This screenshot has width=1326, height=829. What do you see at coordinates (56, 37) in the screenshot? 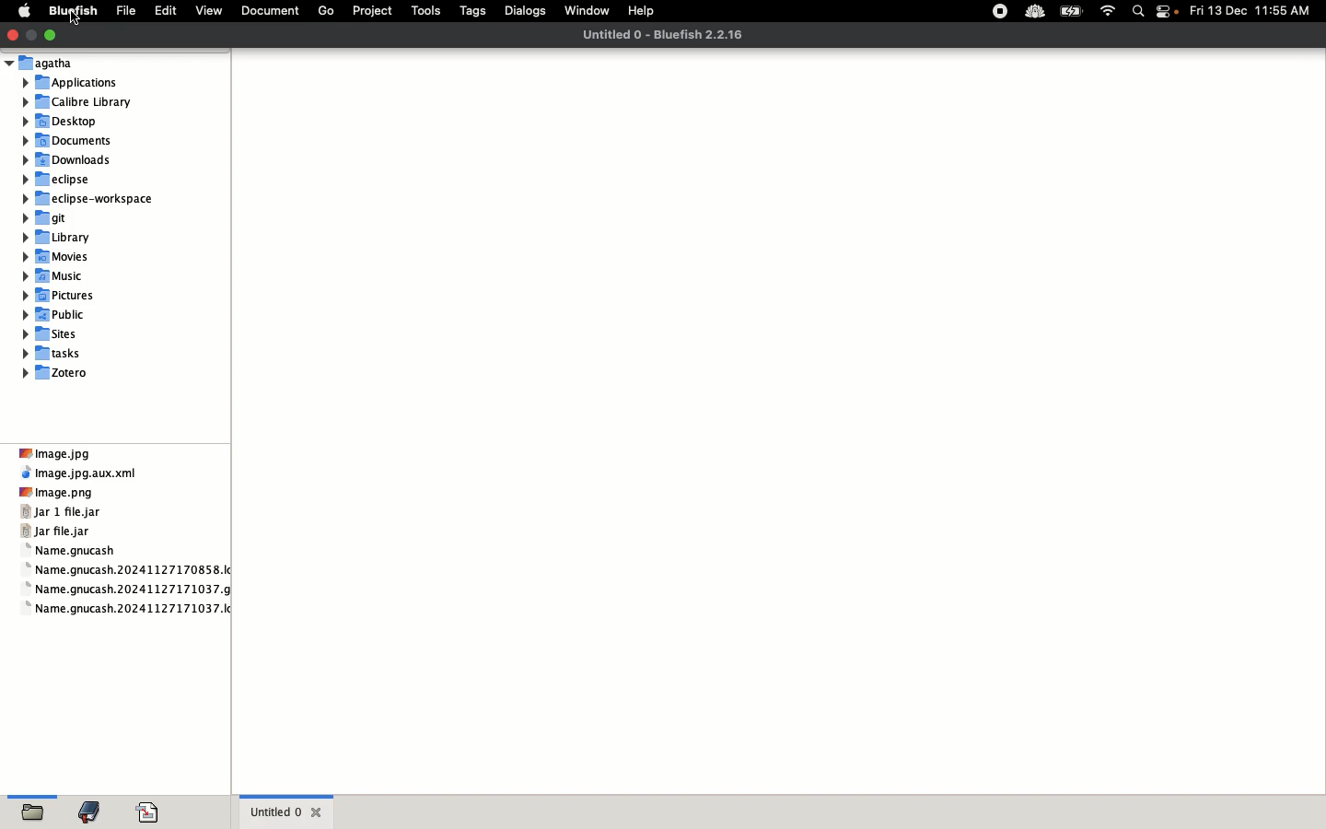
I see `maximize` at bounding box center [56, 37].